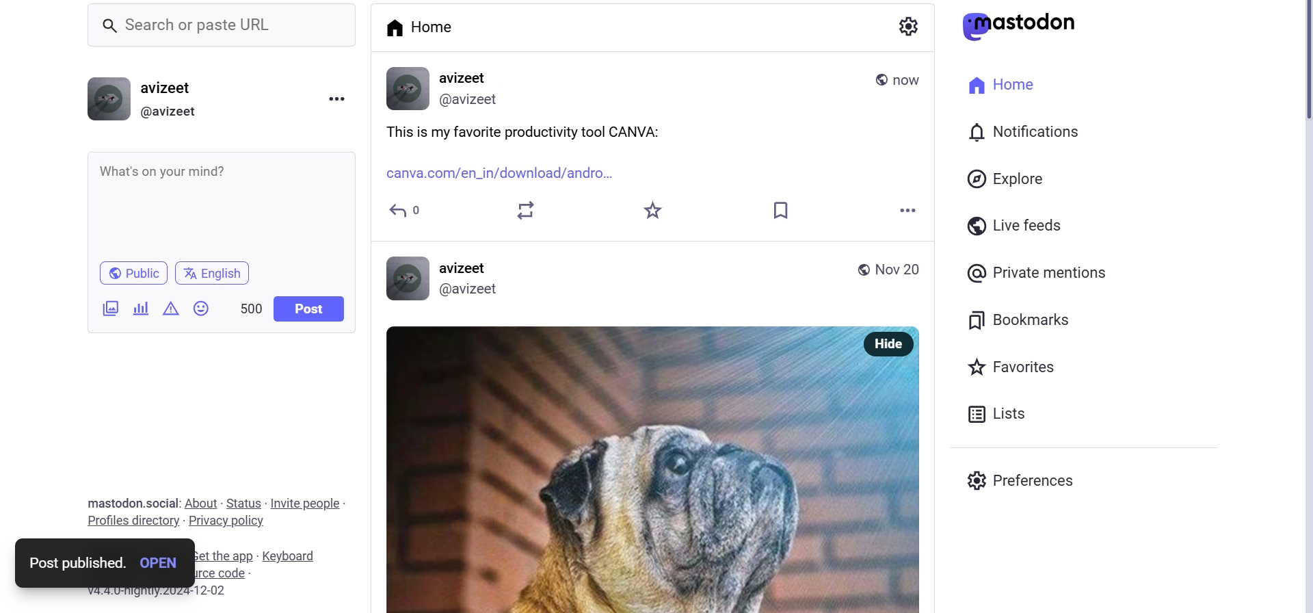  Describe the element at coordinates (289, 556) in the screenshot. I see `Keyboard` at that location.